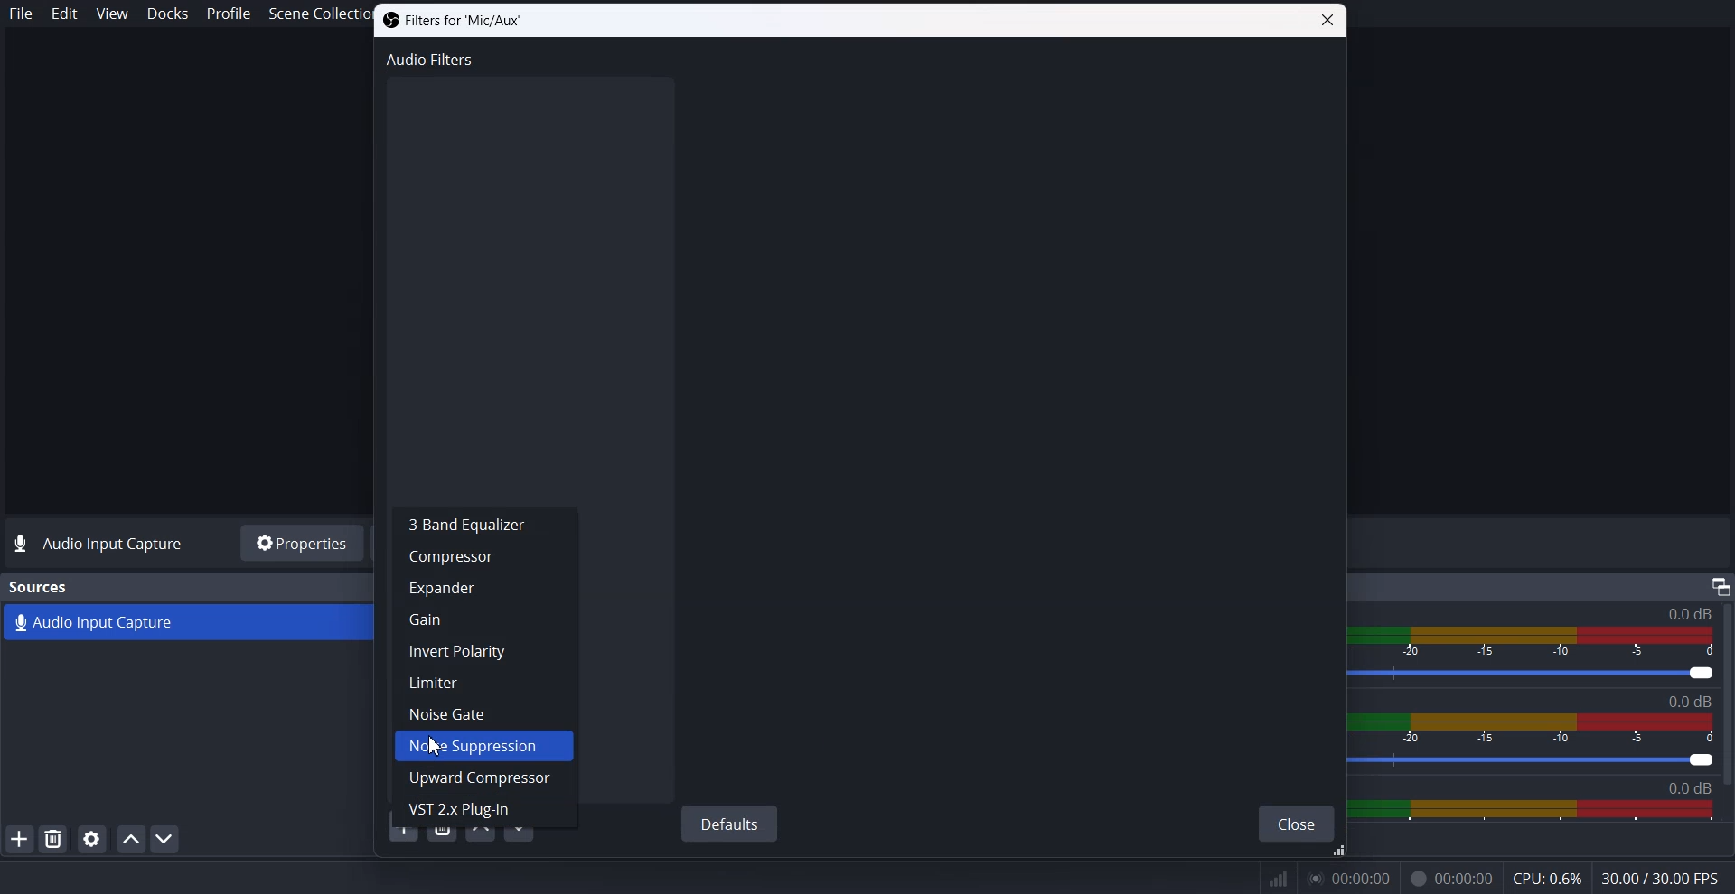 Image resolution: width=1735 pixels, height=894 pixels. I want to click on Volume Indicator, so click(1546, 730).